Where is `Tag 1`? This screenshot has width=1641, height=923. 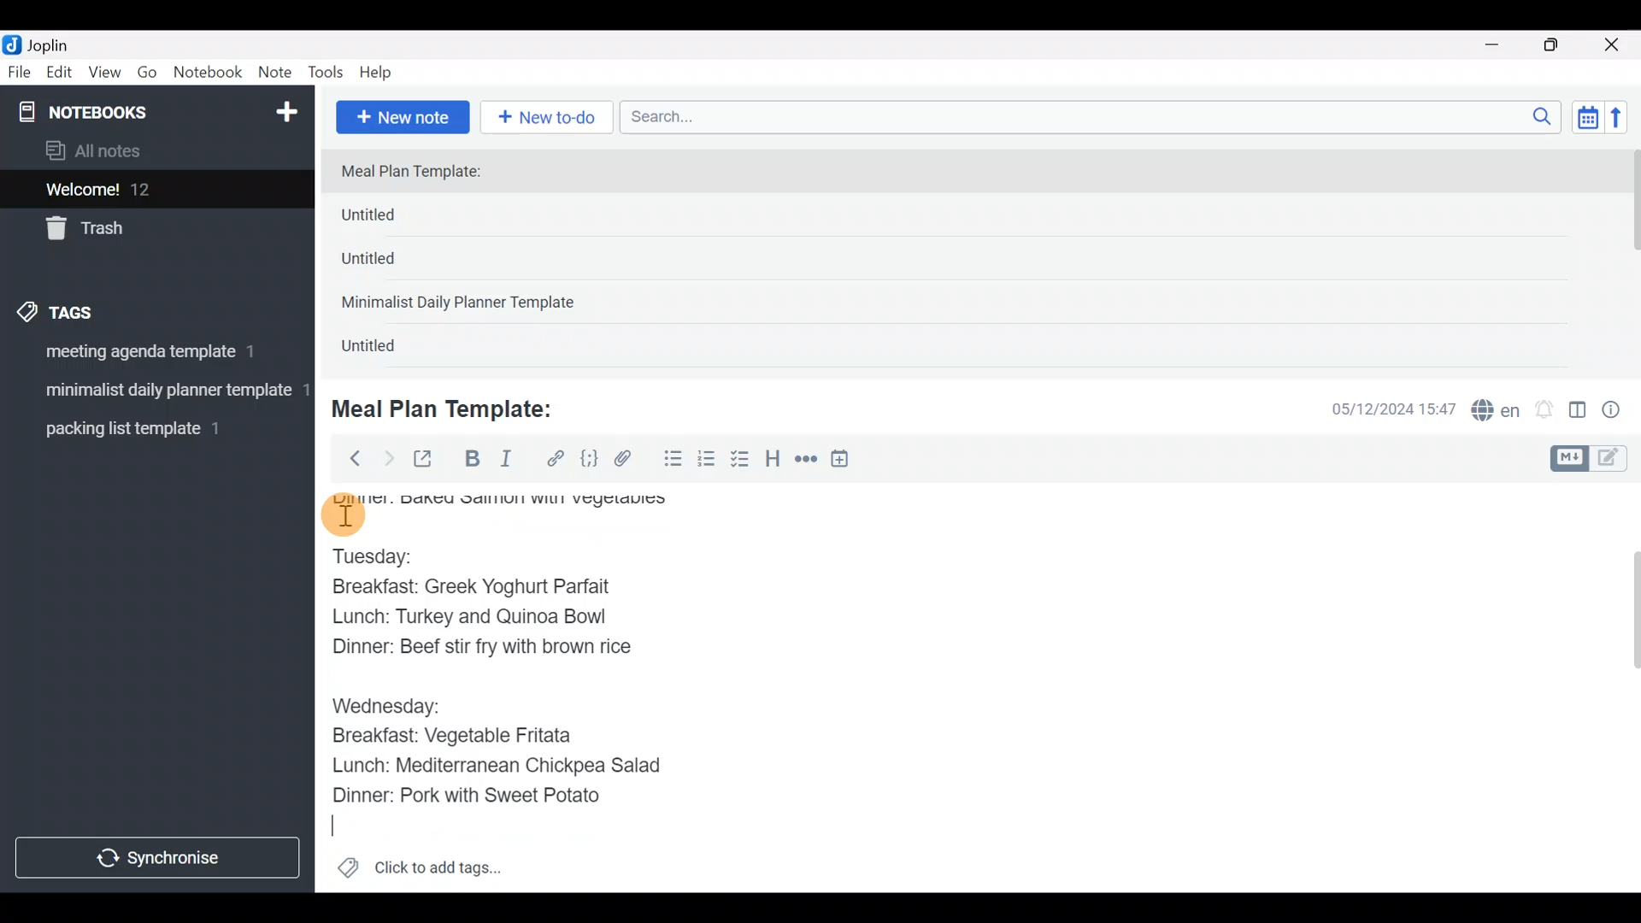
Tag 1 is located at coordinates (152, 356).